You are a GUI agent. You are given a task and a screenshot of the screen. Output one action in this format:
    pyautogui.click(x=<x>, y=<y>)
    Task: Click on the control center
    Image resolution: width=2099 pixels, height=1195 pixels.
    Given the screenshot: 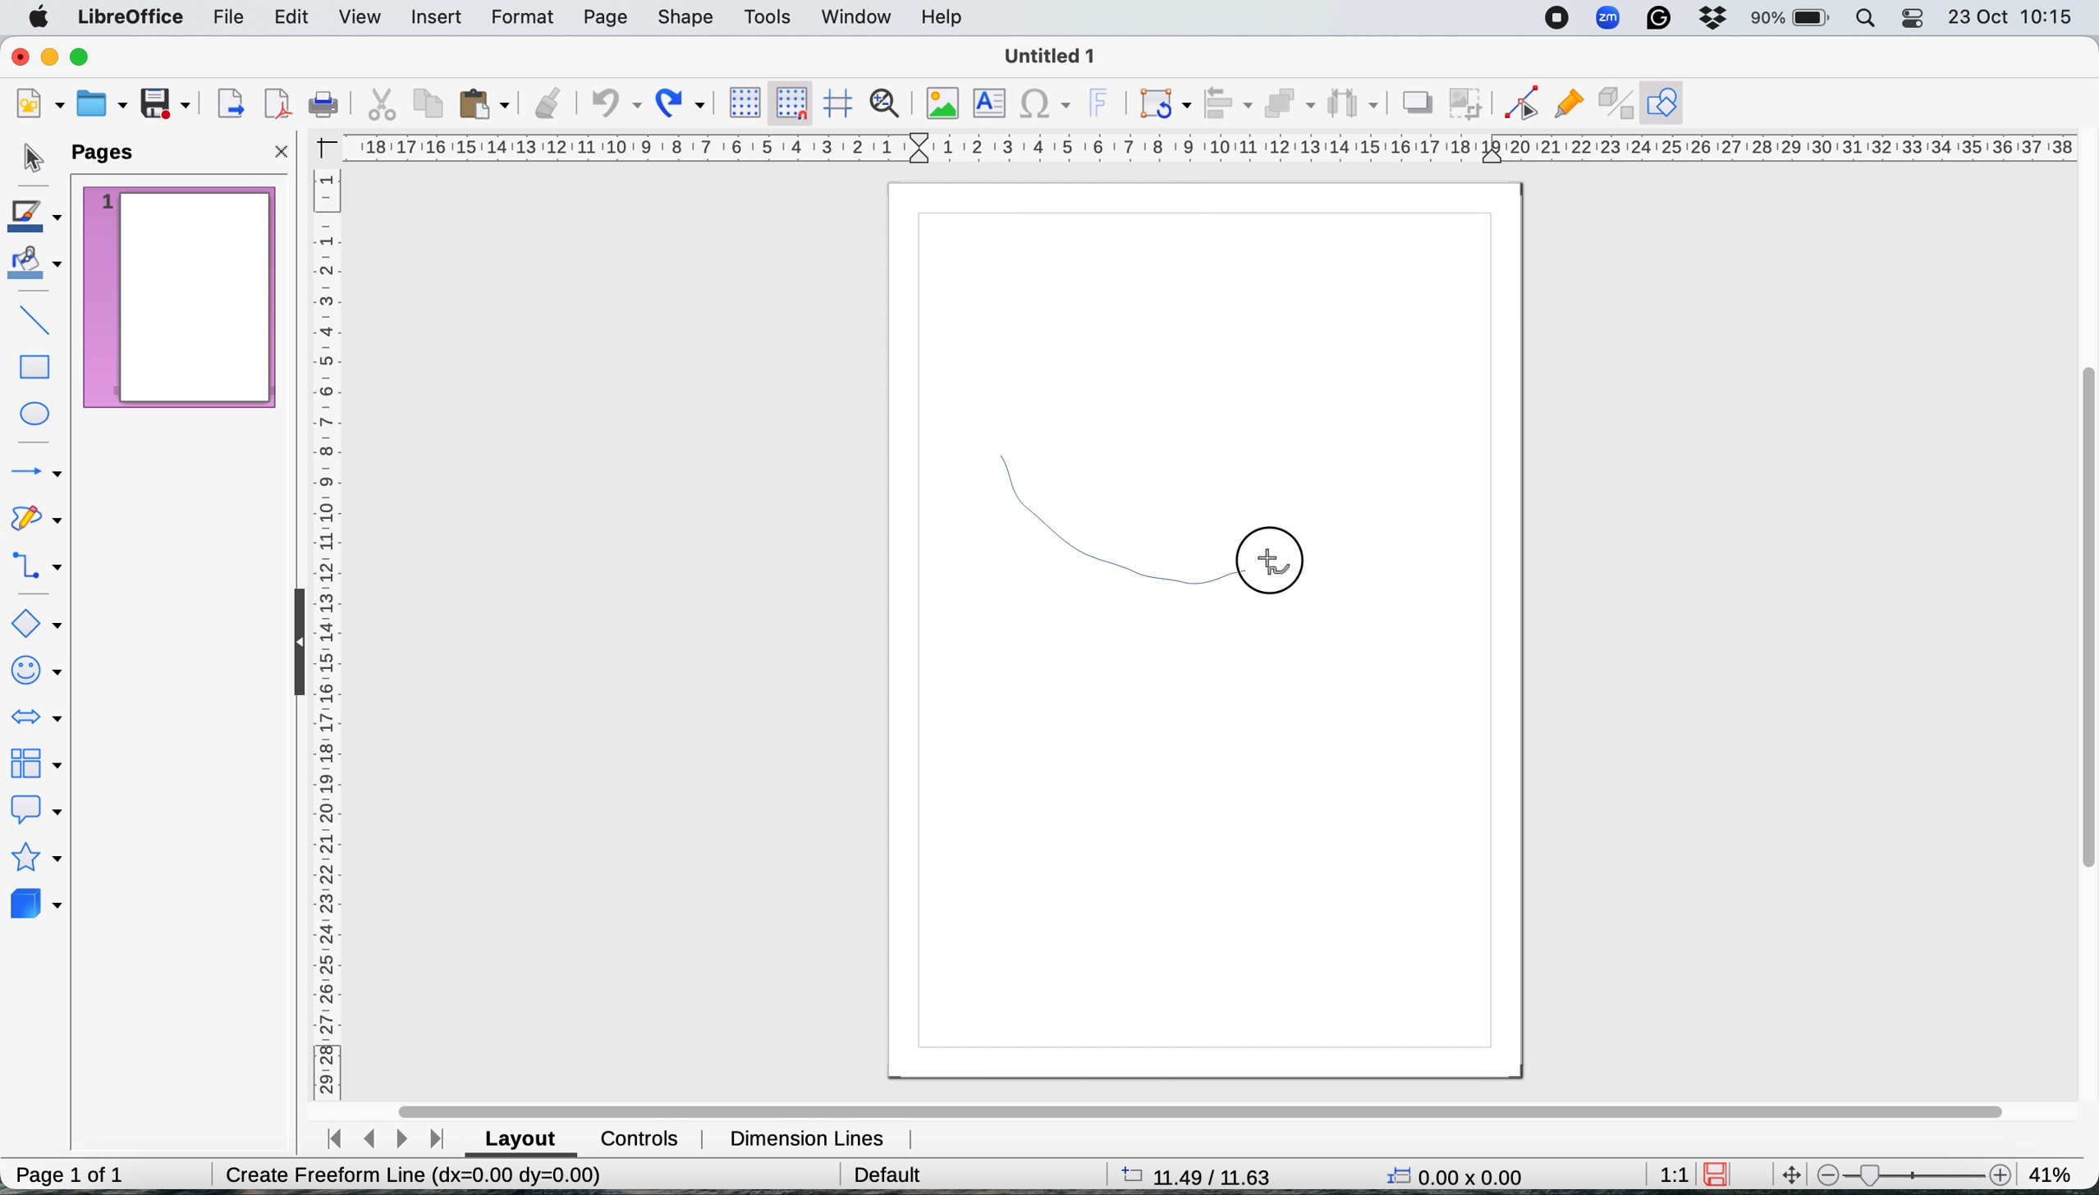 What is the action you would take?
    pyautogui.click(x=1914, y=23)
    